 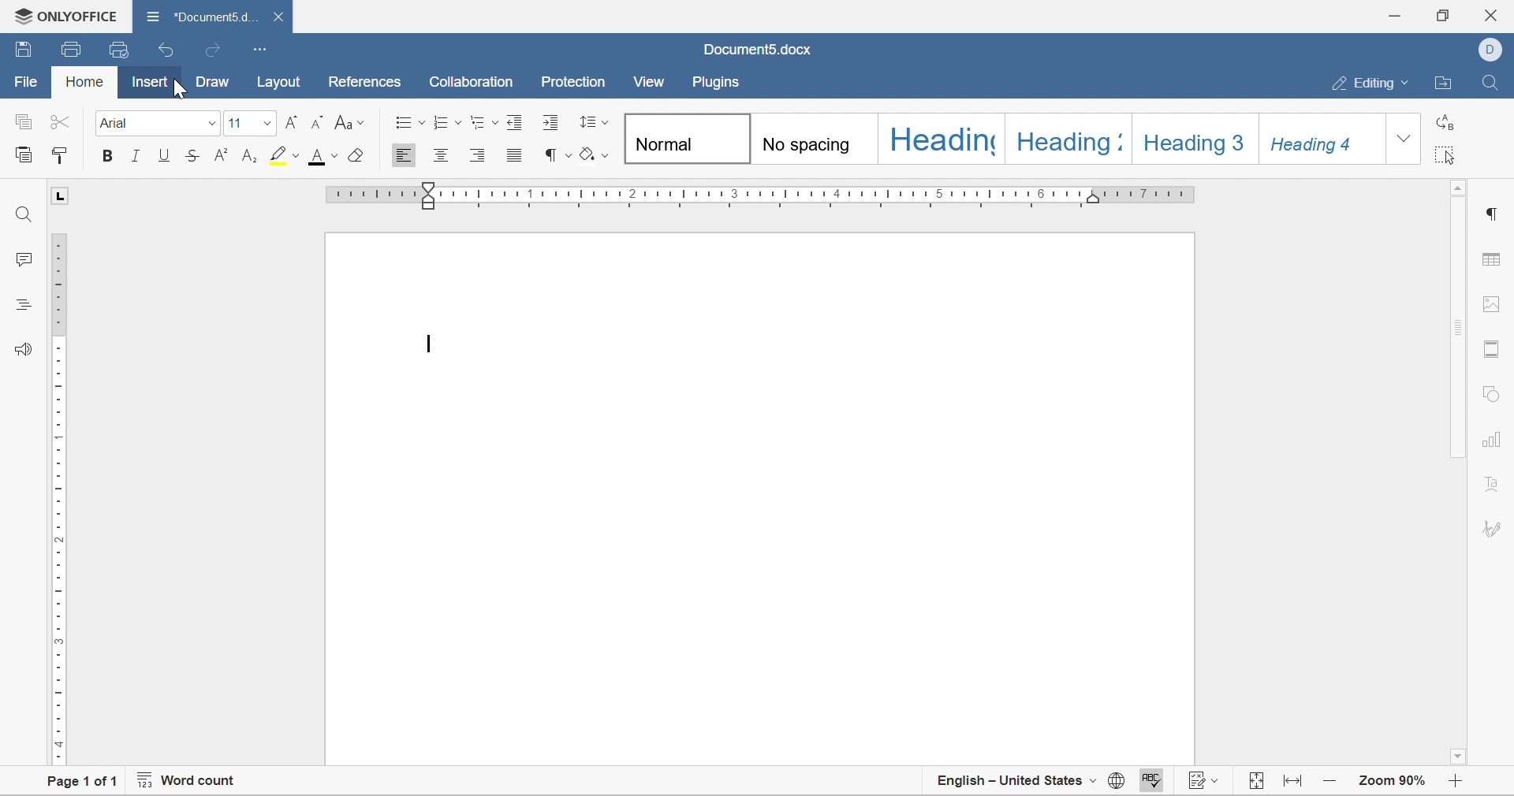 I want to click on text art settings, so click(x=1496, y=483).